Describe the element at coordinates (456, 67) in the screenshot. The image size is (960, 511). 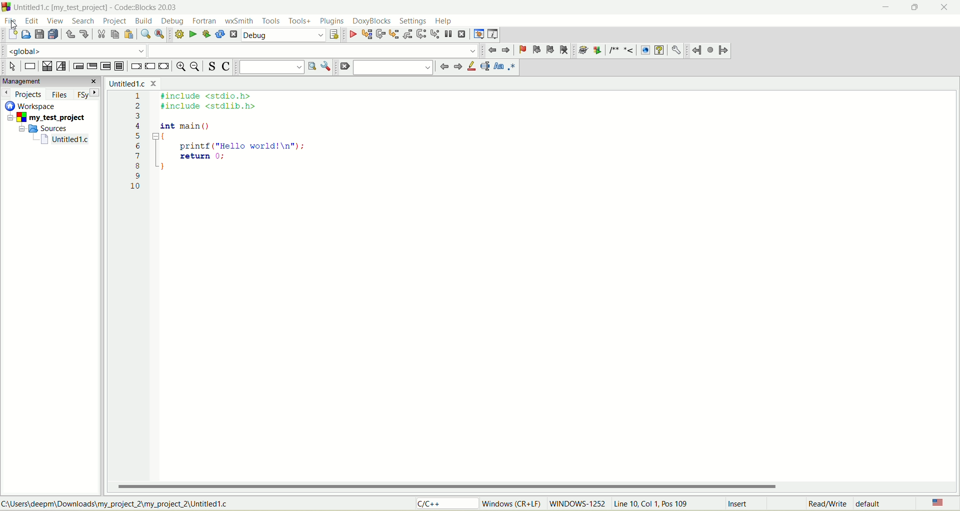
I see `jump forward` at that location.